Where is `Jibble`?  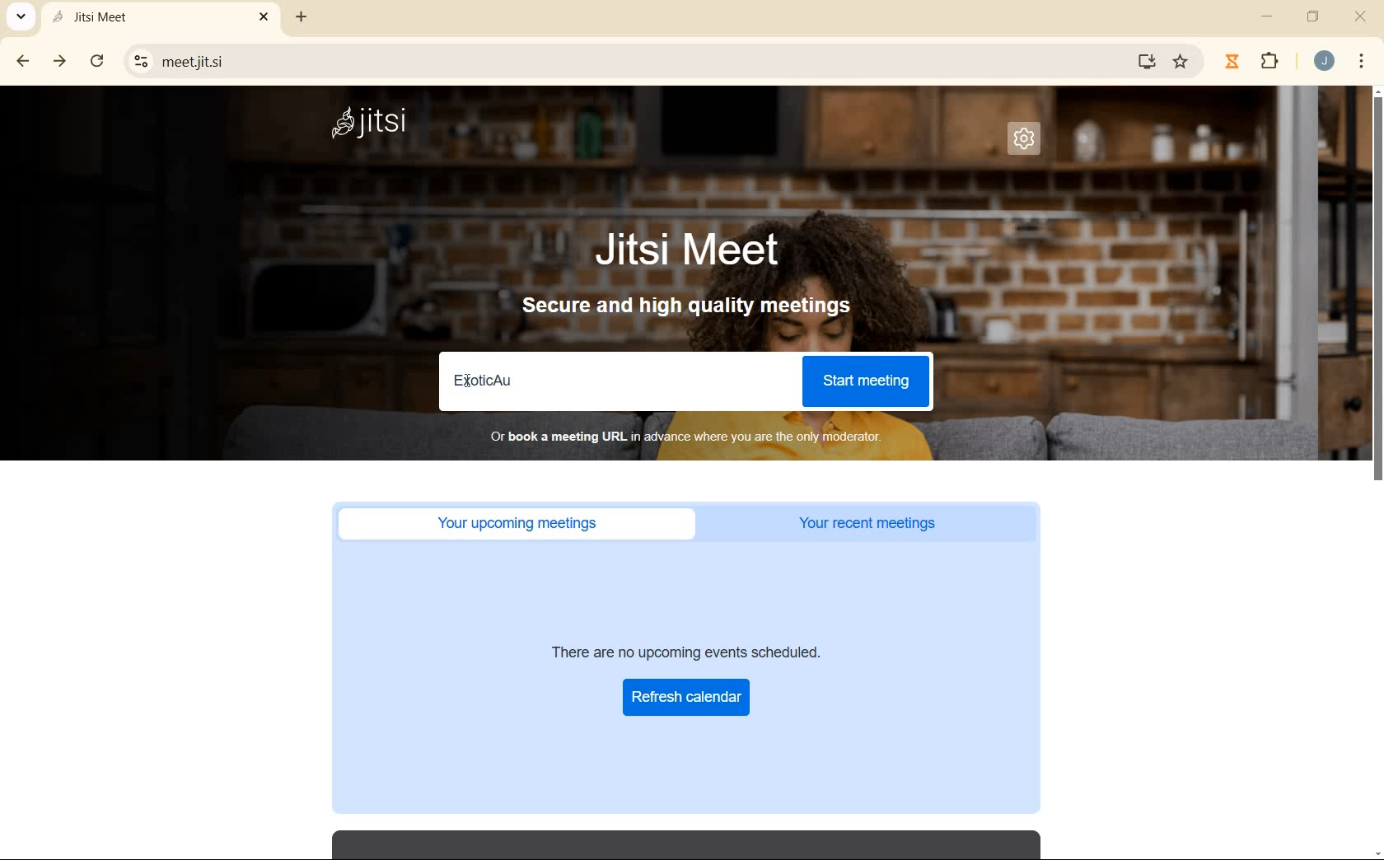
Jibble is located at coordinates (1231, 60).